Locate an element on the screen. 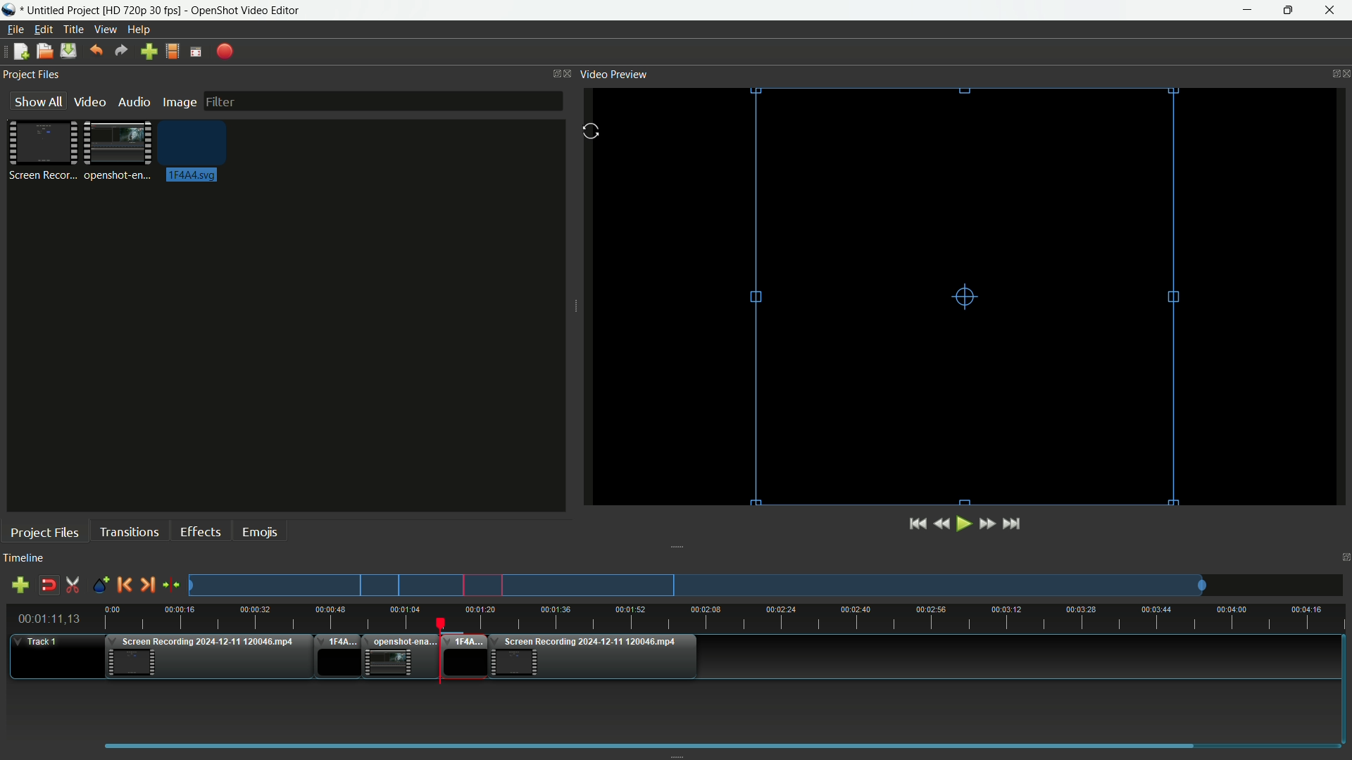 The image size is (1352, 760). close video preview is located at coordinates (1344, 72).